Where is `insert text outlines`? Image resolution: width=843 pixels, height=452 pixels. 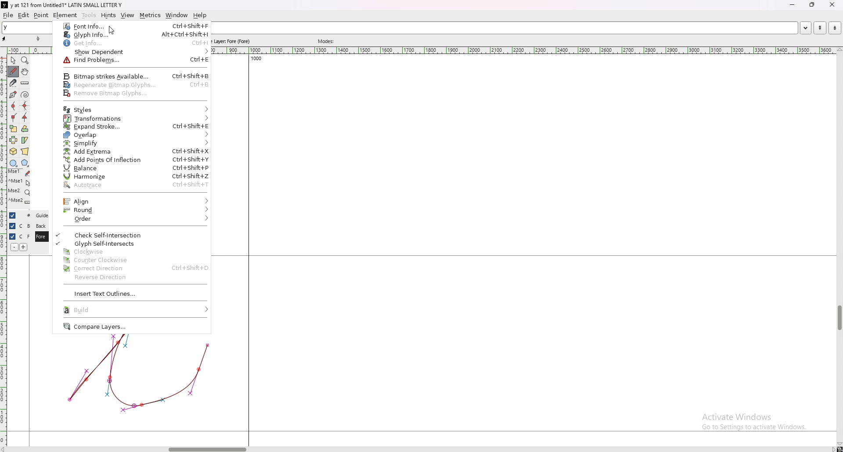 insert text outlines is located at coordinates (132, 294).